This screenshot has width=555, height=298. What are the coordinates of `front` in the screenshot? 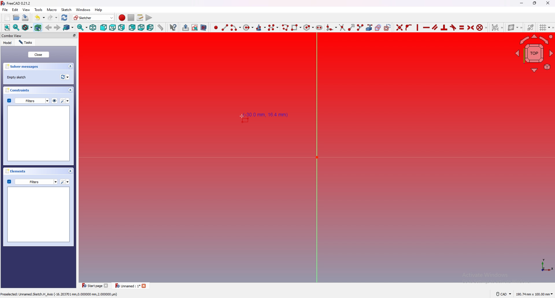 It's located at (103, 27).